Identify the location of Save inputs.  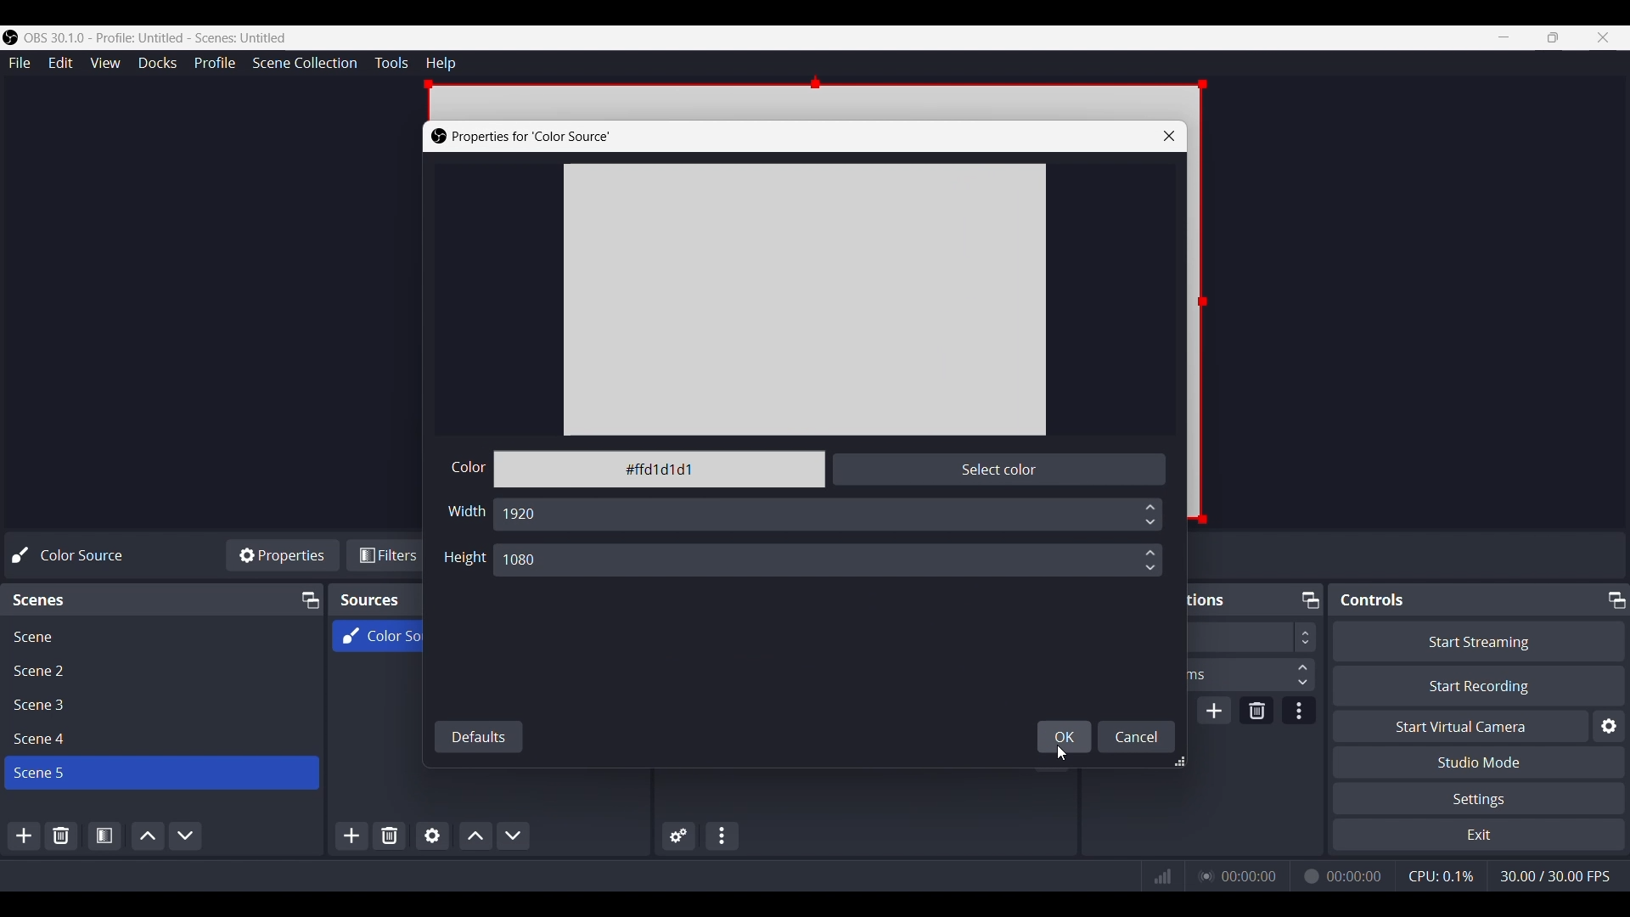
(1064, 737).